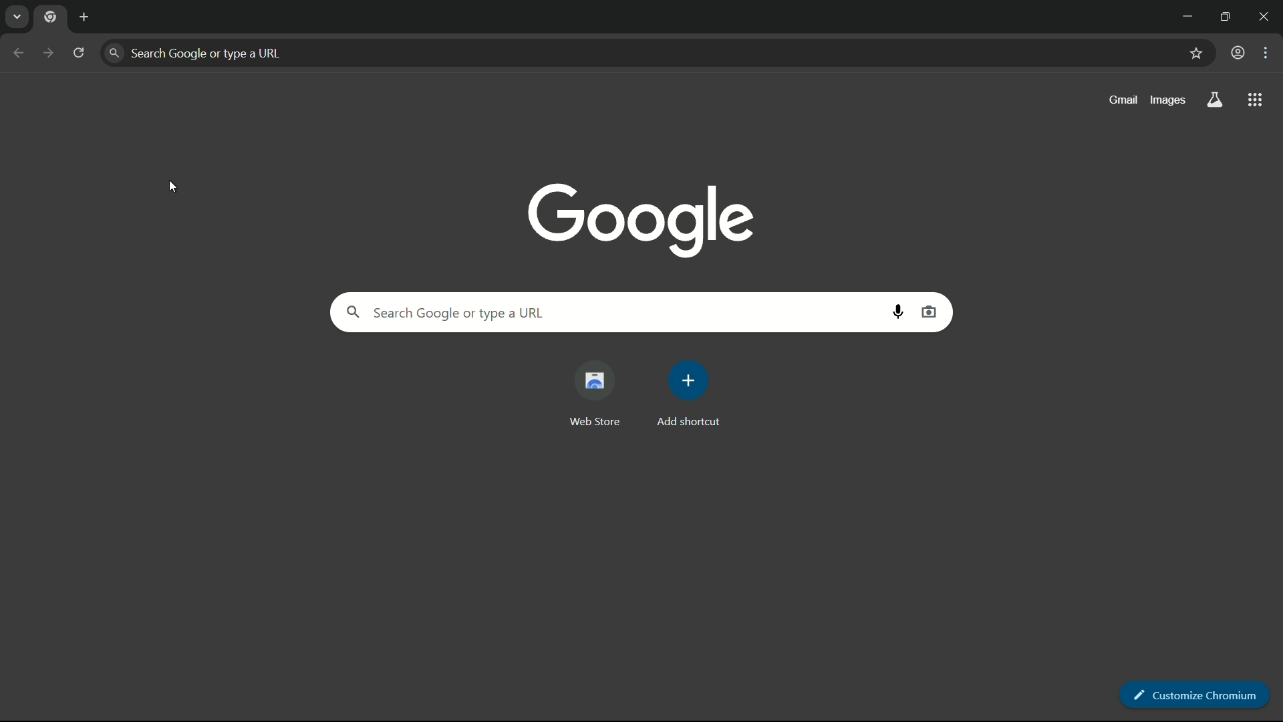 The image size is (1283, 722). I want to click on gmail, so click(1124, 100).